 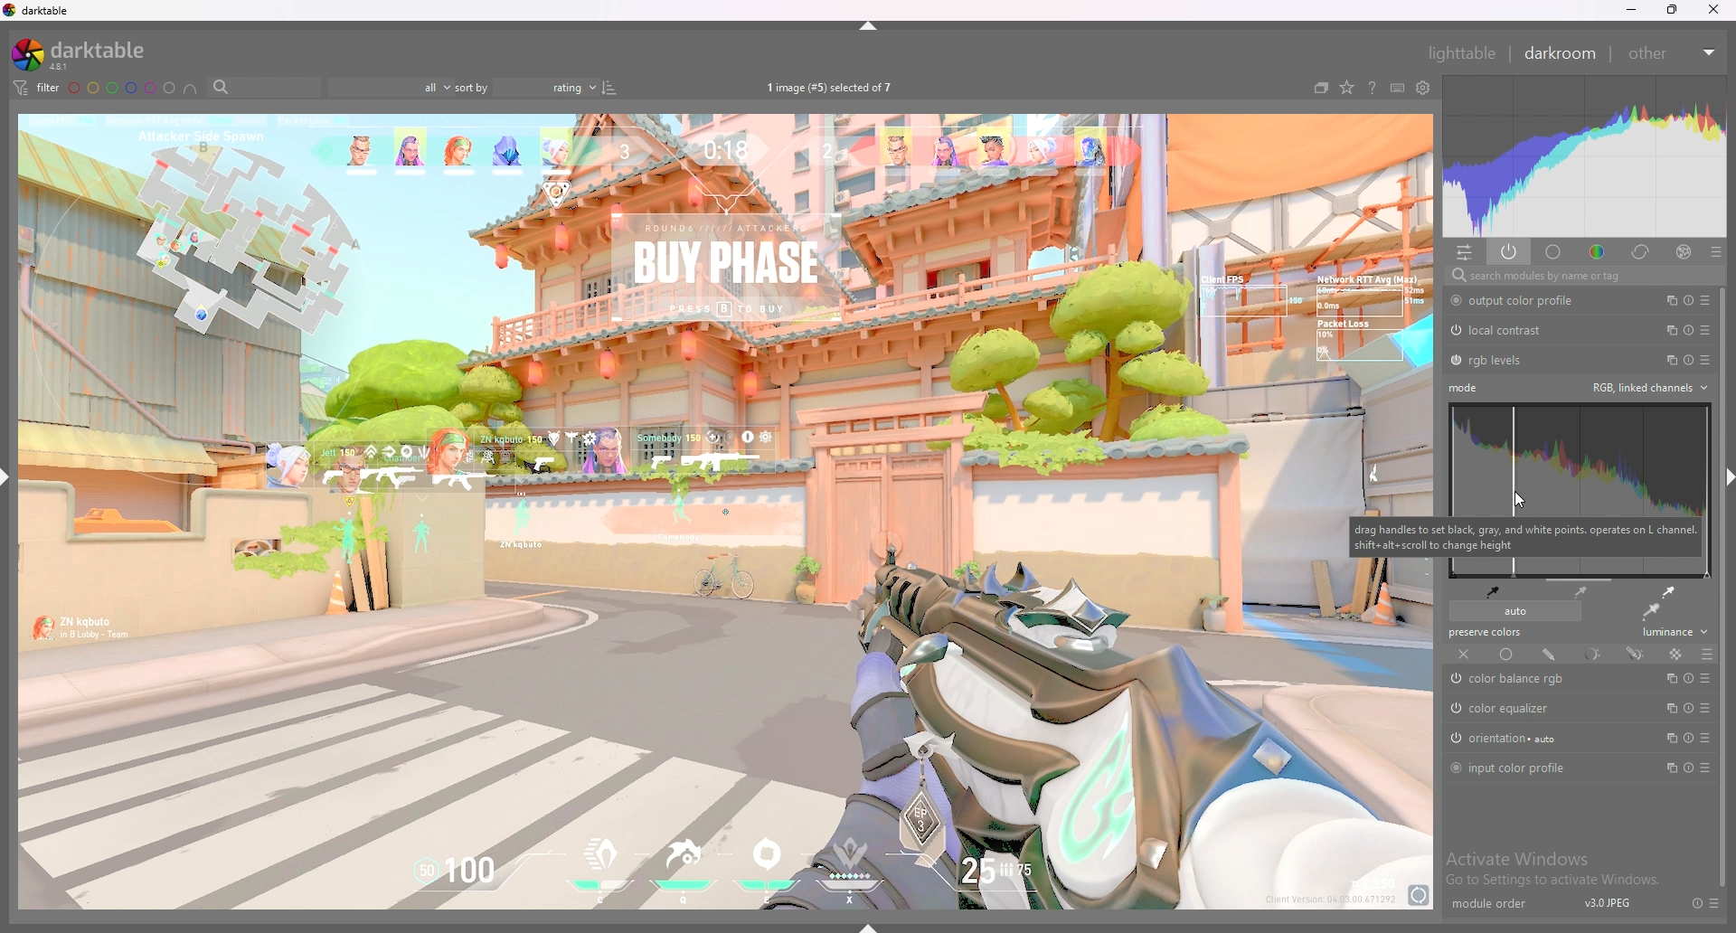 I want to click on close, so click(x=1714, y=10).